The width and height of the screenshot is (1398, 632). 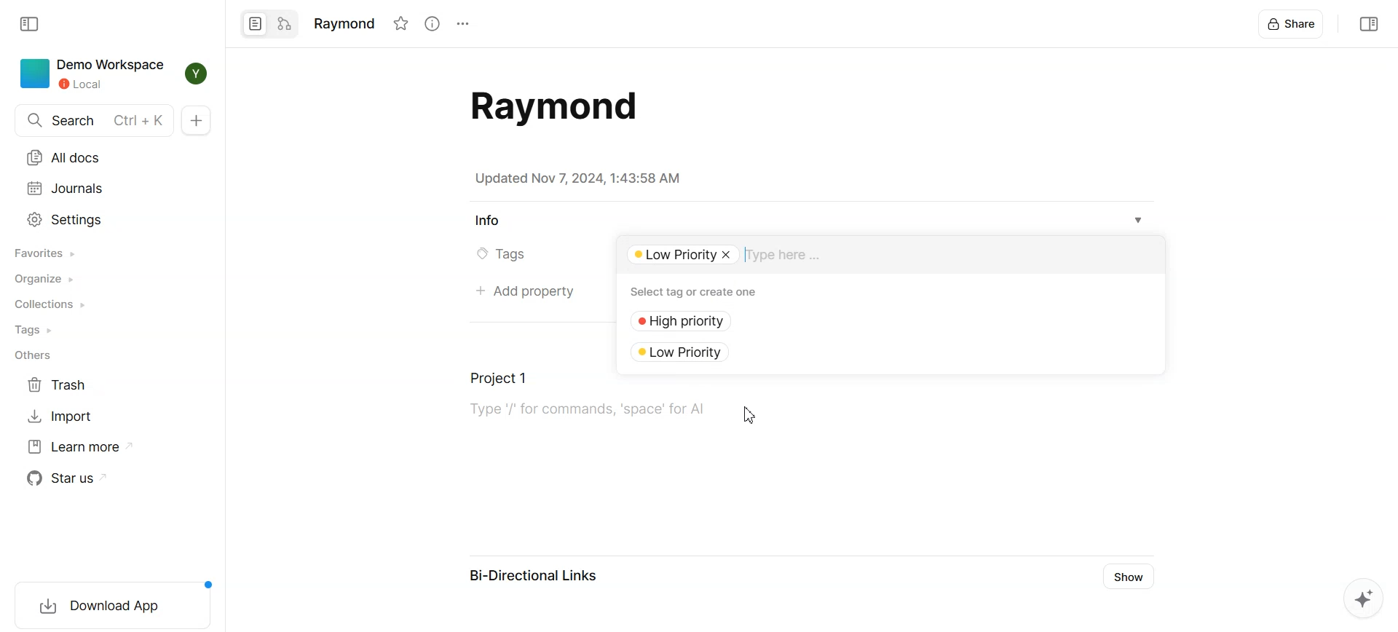 I want to click on Cursor, so click(x=751, y=416).